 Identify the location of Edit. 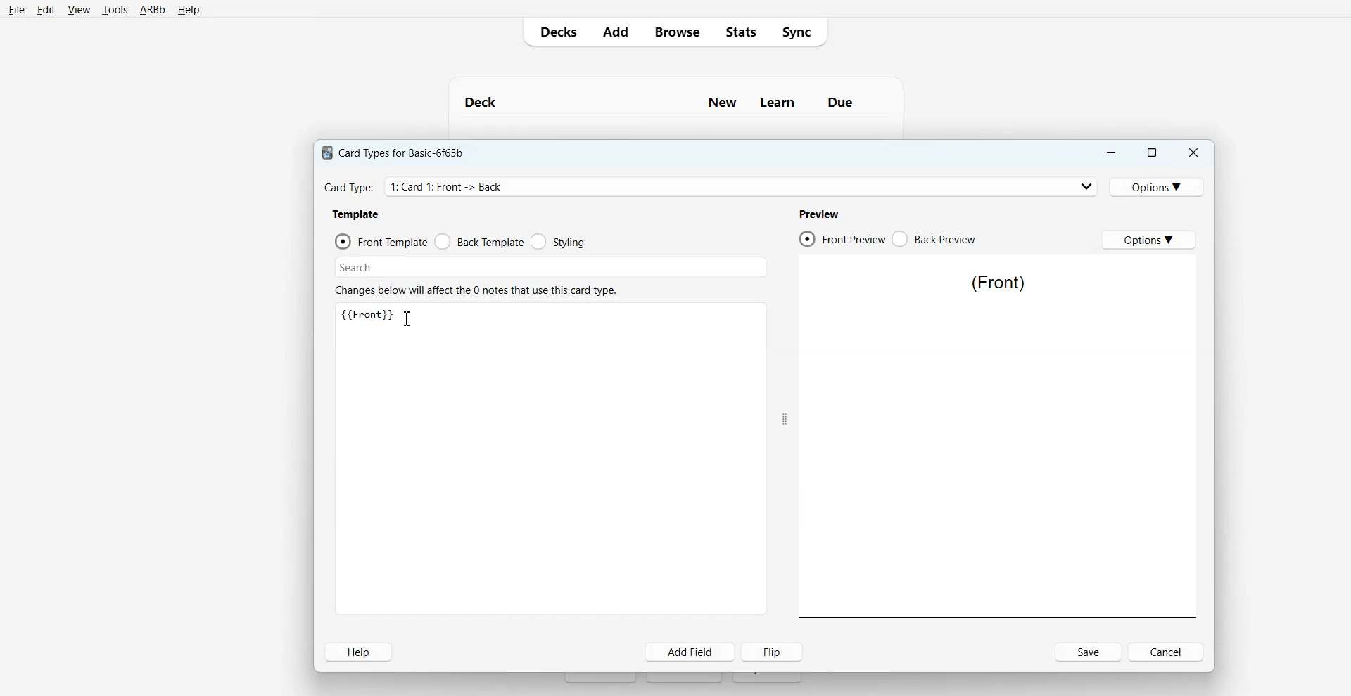
(45, 9).